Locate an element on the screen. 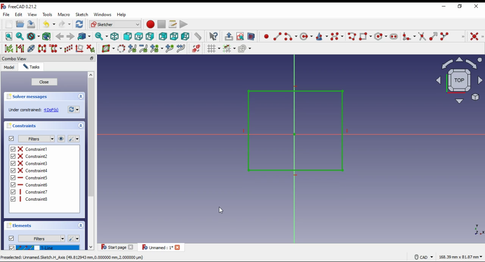  on/off constraint 5 is located at coordinates (34, 178).